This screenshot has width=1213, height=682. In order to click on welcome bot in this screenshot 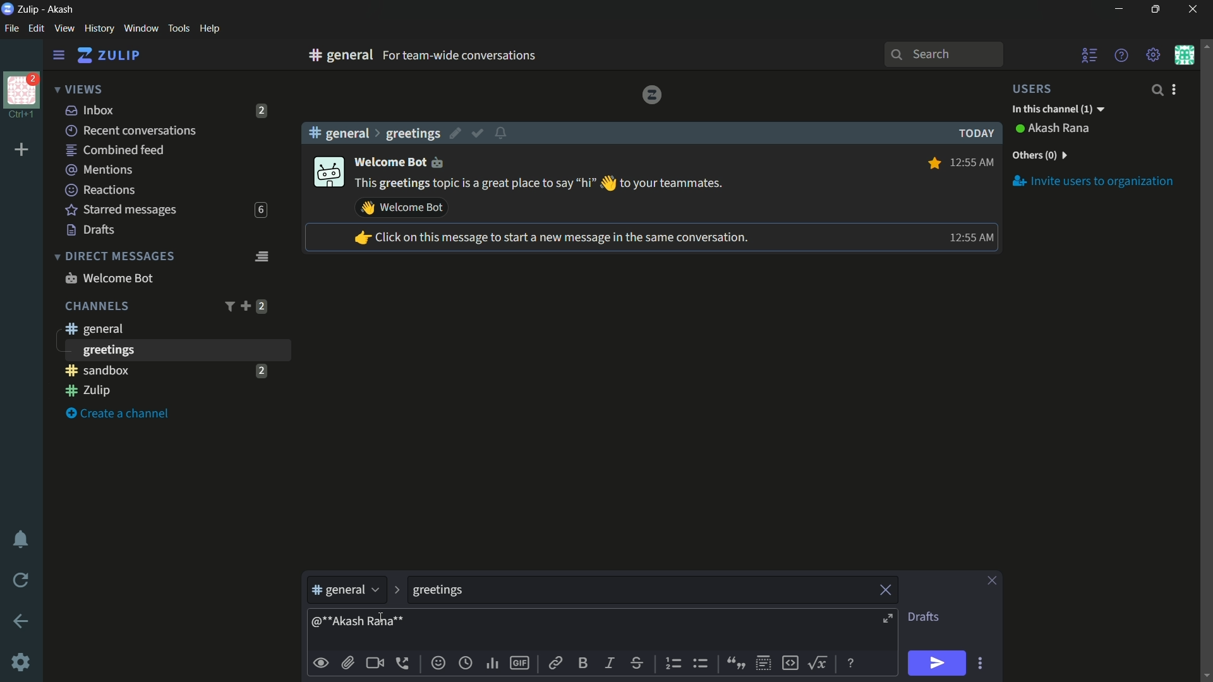, I will do `click(109, 278)`.